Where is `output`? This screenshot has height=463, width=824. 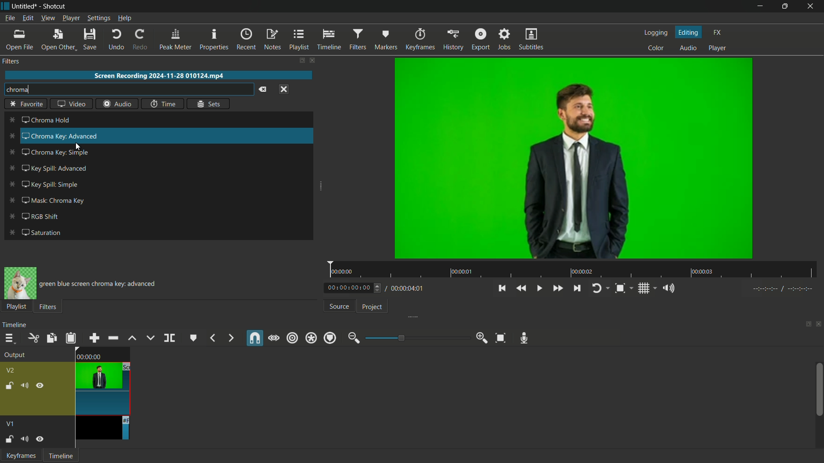 output is located at coordinates (14, 355).